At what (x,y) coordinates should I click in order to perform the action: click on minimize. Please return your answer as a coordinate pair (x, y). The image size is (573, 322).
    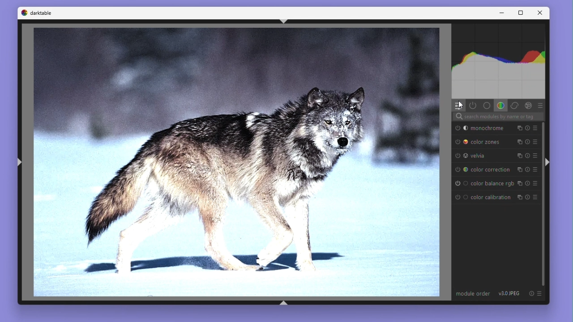
    Looking at the image, I should click on (501, 13).